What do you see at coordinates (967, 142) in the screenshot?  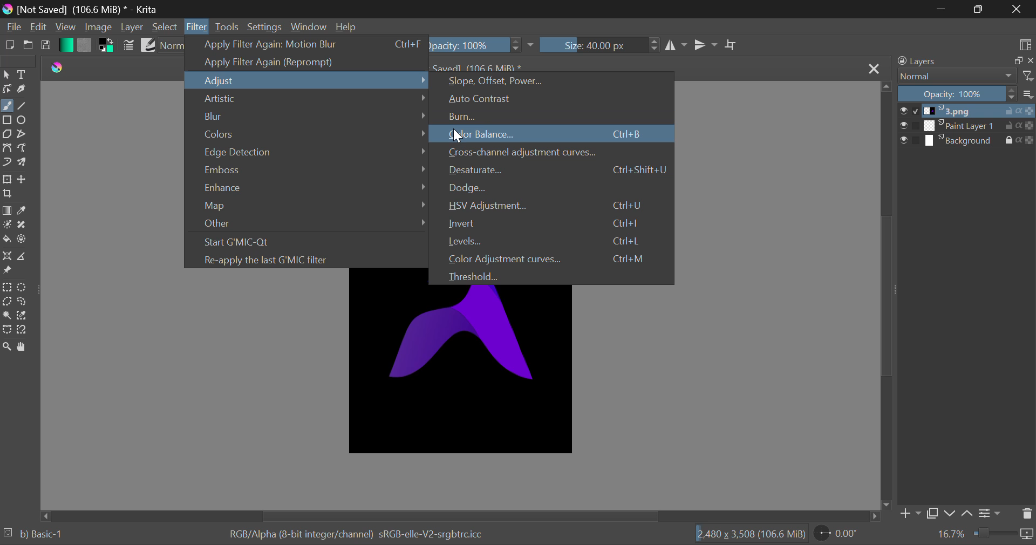 I see `Background` at bounding box center [967, 142].